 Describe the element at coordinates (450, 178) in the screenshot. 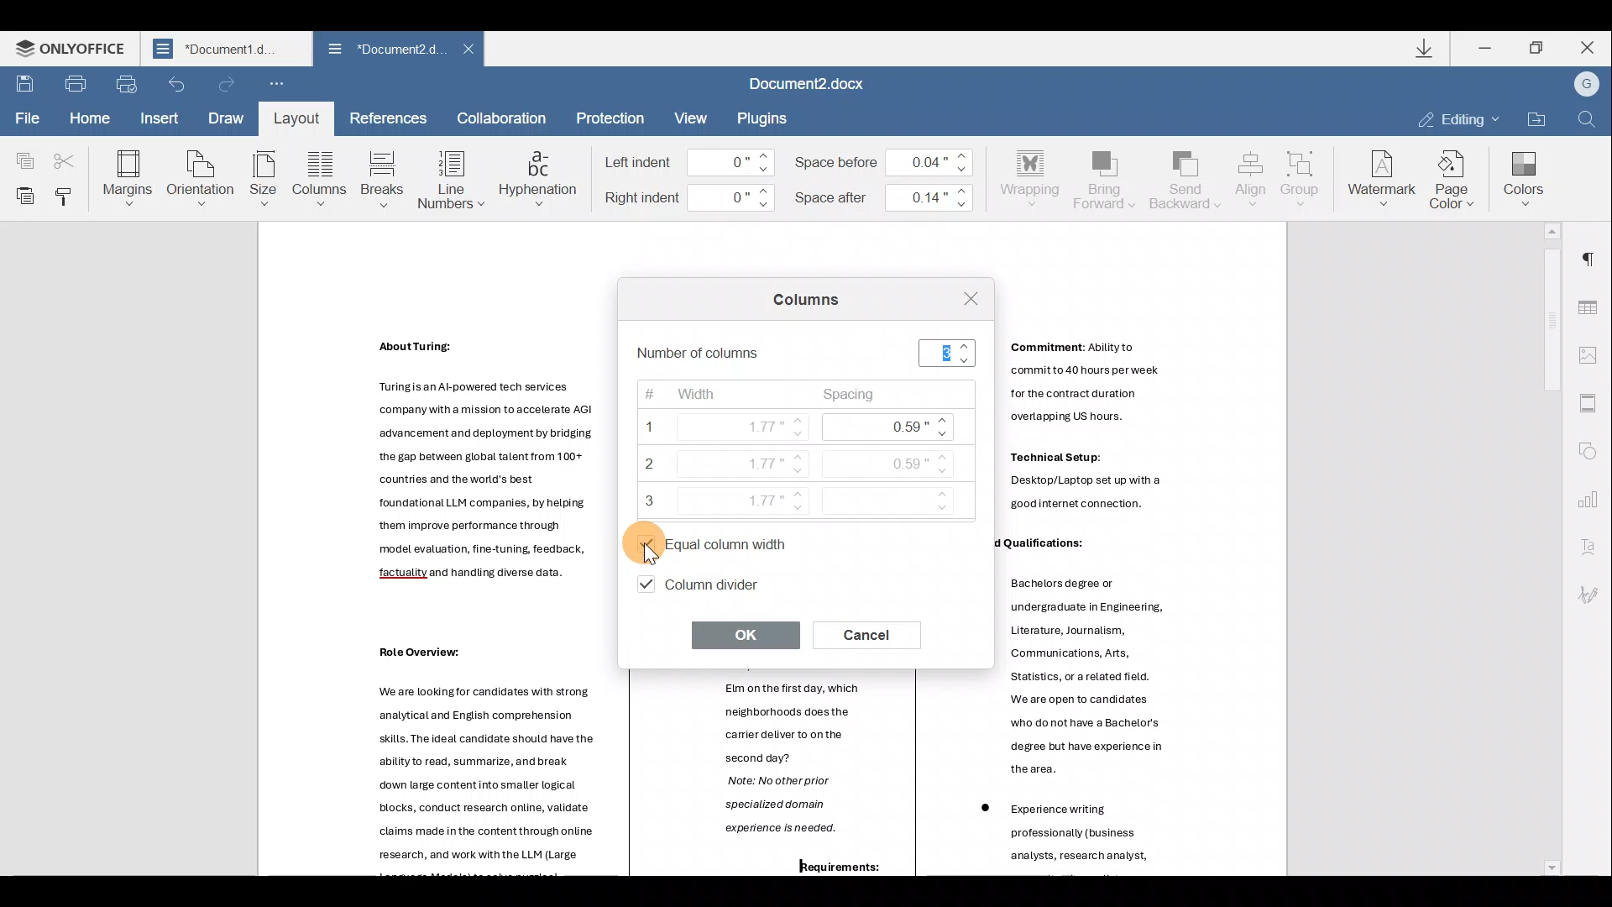

I see `Line numbers` at that location.